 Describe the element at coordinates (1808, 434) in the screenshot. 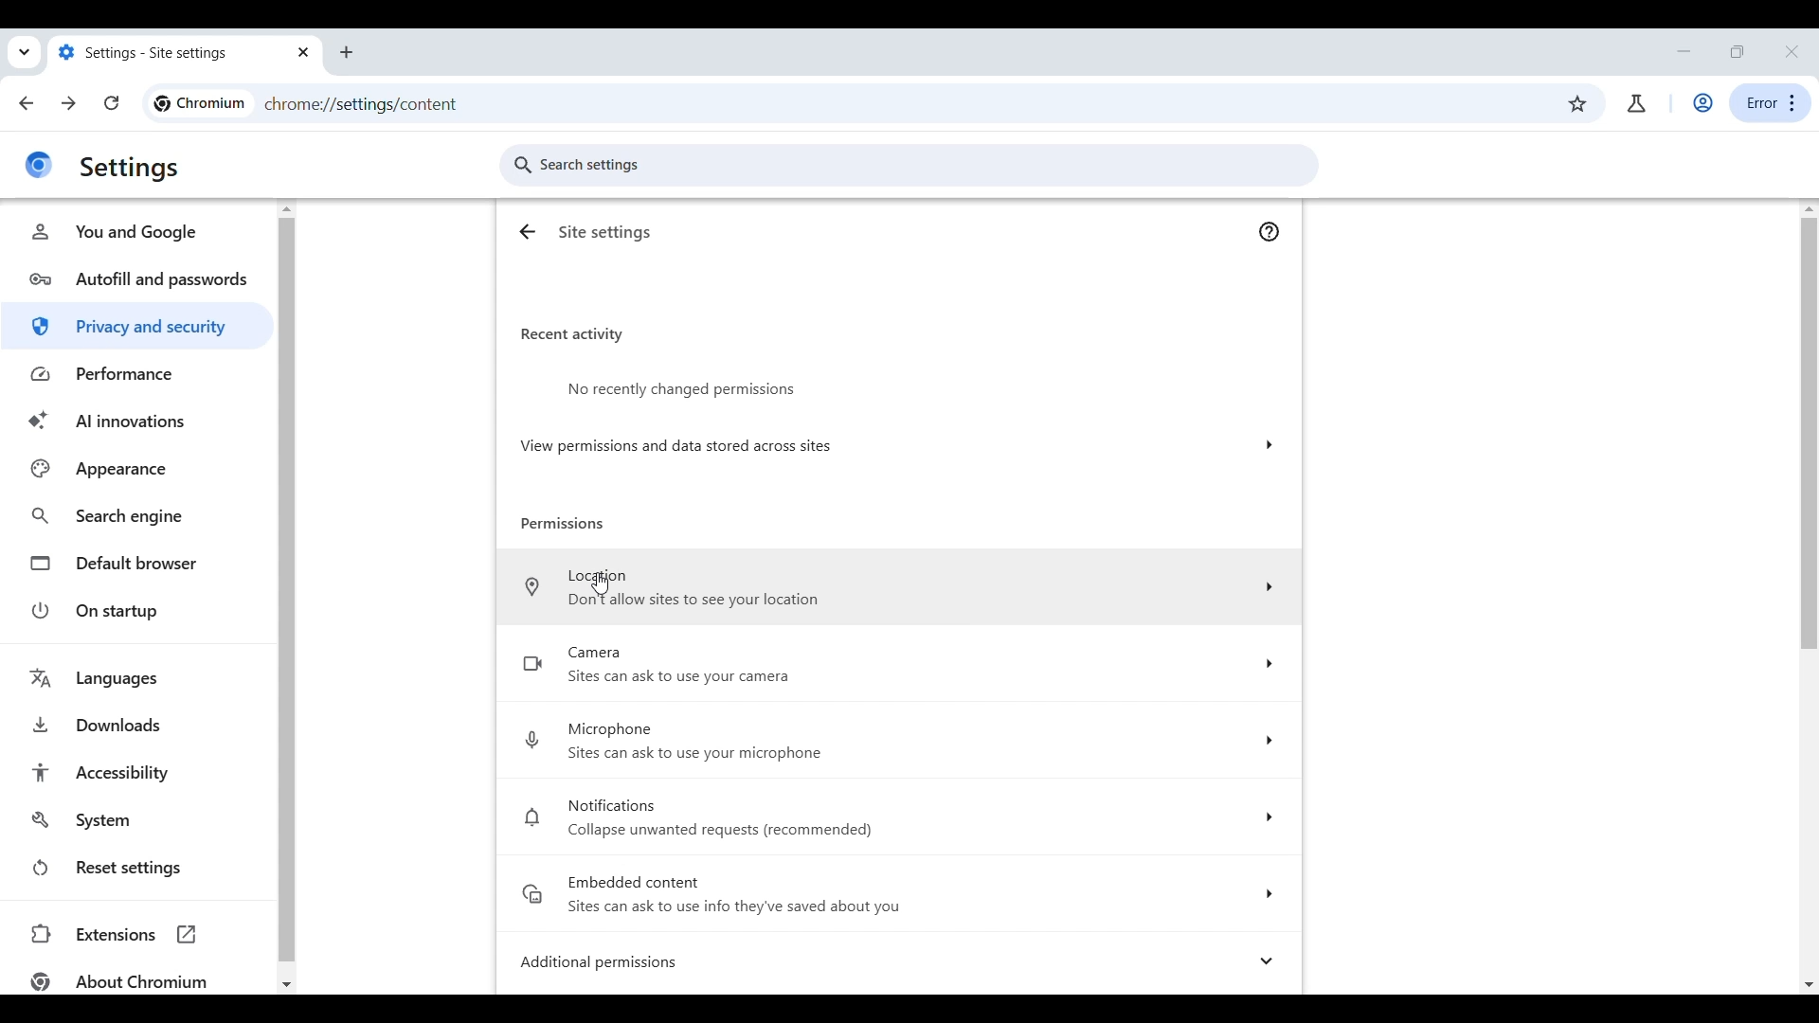

I see `Vertical slide bar` at that location.